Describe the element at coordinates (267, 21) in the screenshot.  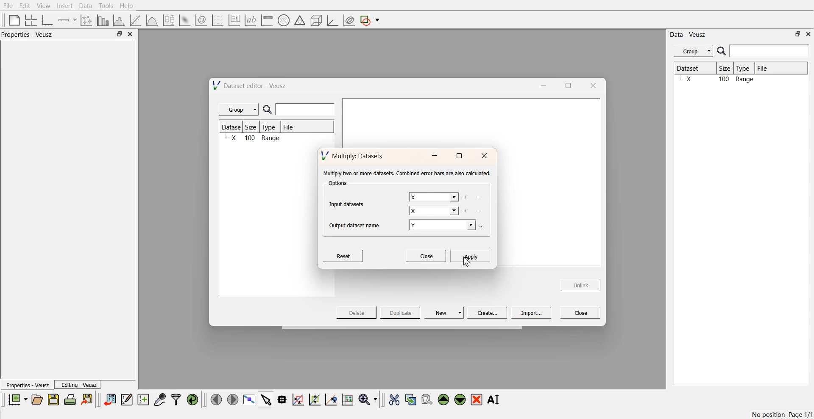
I see `image color bar` at that location.